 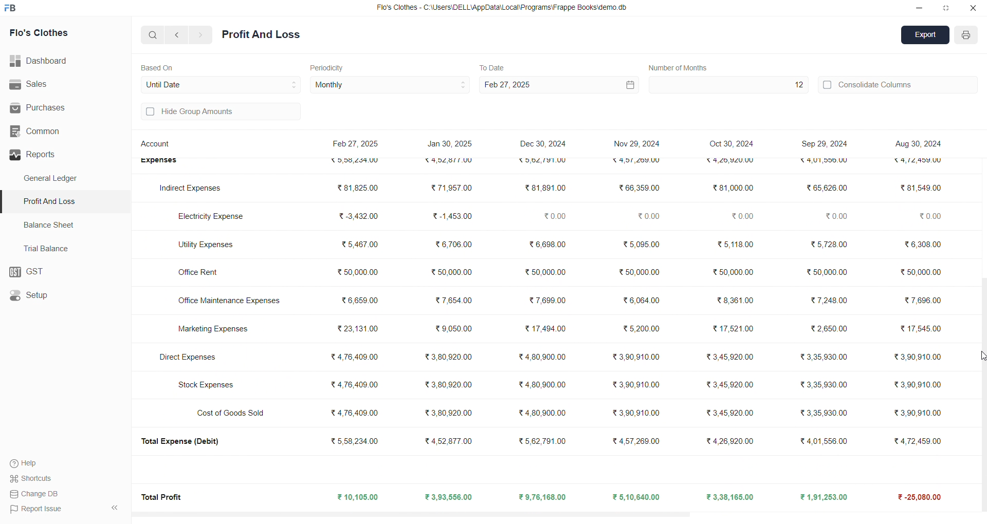 I want to click on ₹23,131.00, so click(x=358, y=328).